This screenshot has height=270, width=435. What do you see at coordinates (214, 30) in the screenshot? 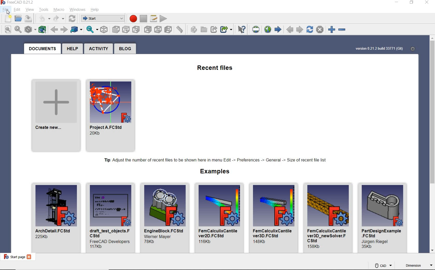
I see `MAKE LINK` at bounding box center [214, 30].